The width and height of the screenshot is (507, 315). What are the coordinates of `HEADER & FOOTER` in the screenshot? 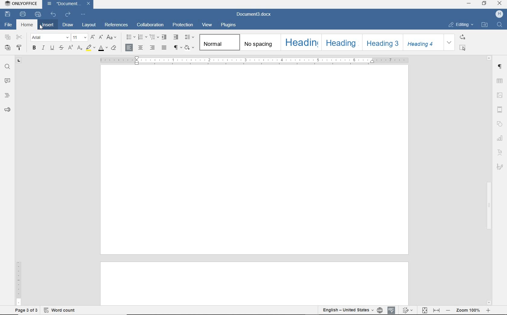 It's located at (501, 110).